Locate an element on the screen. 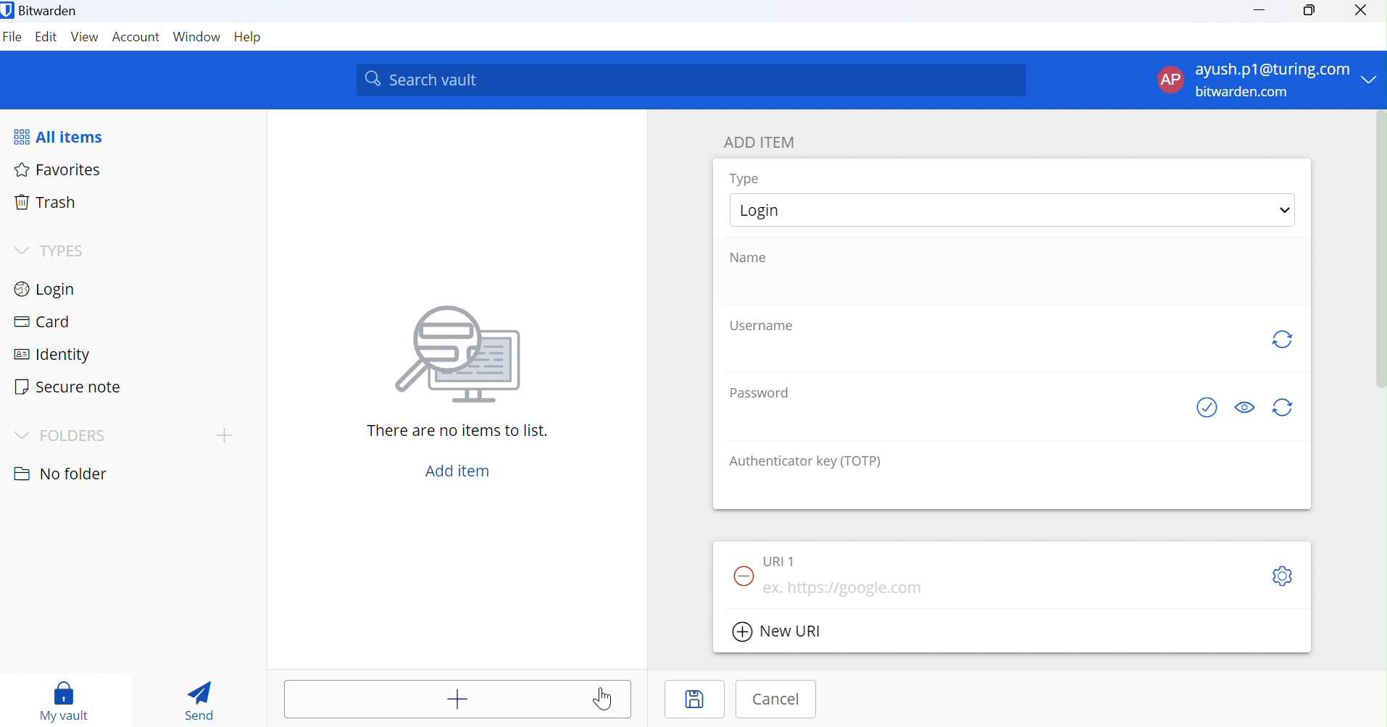  Card is located at coordinates (43, 323).